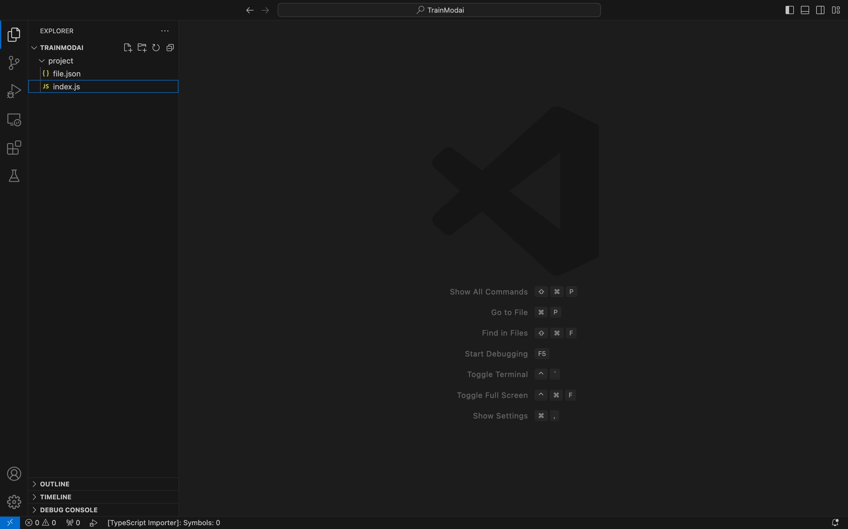  I want to click on extensions, so click(13, 147).